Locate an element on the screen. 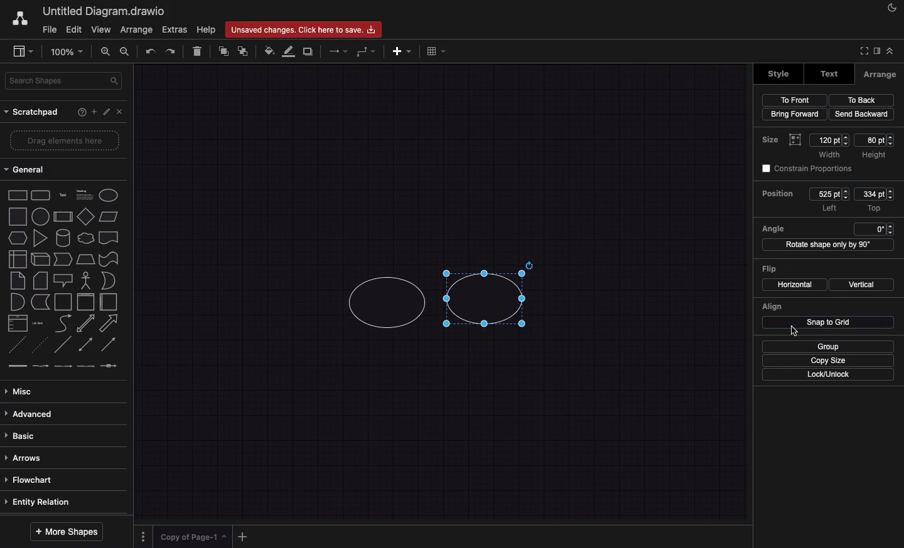 The image size is (904, 548). basic is located at coordinates (60, 438).